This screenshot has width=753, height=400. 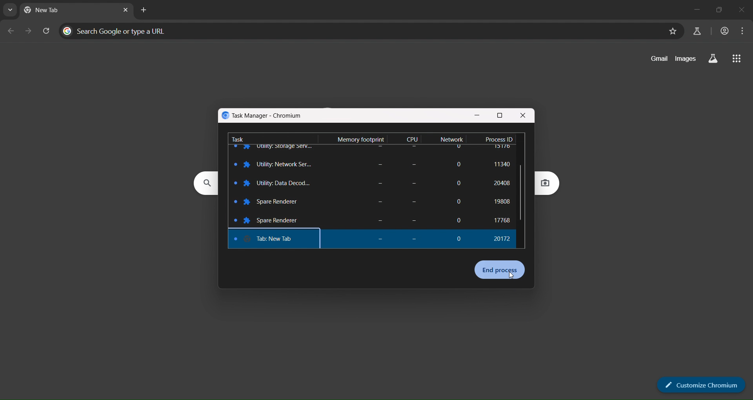 I want to click on 8,124K, so click(x=373, y=203).